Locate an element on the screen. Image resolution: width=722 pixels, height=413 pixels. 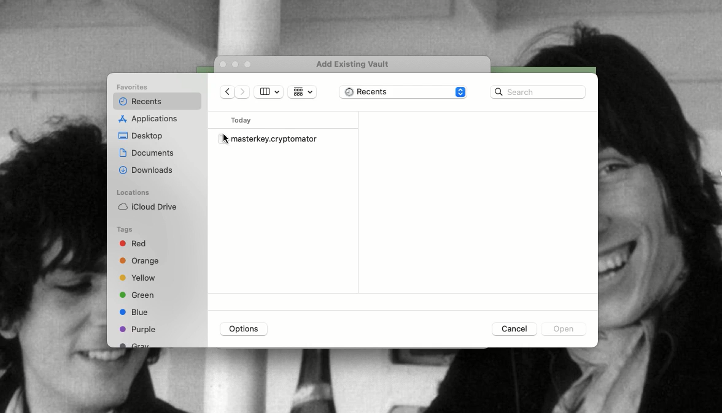
Open is located at coordinates (562, 330).